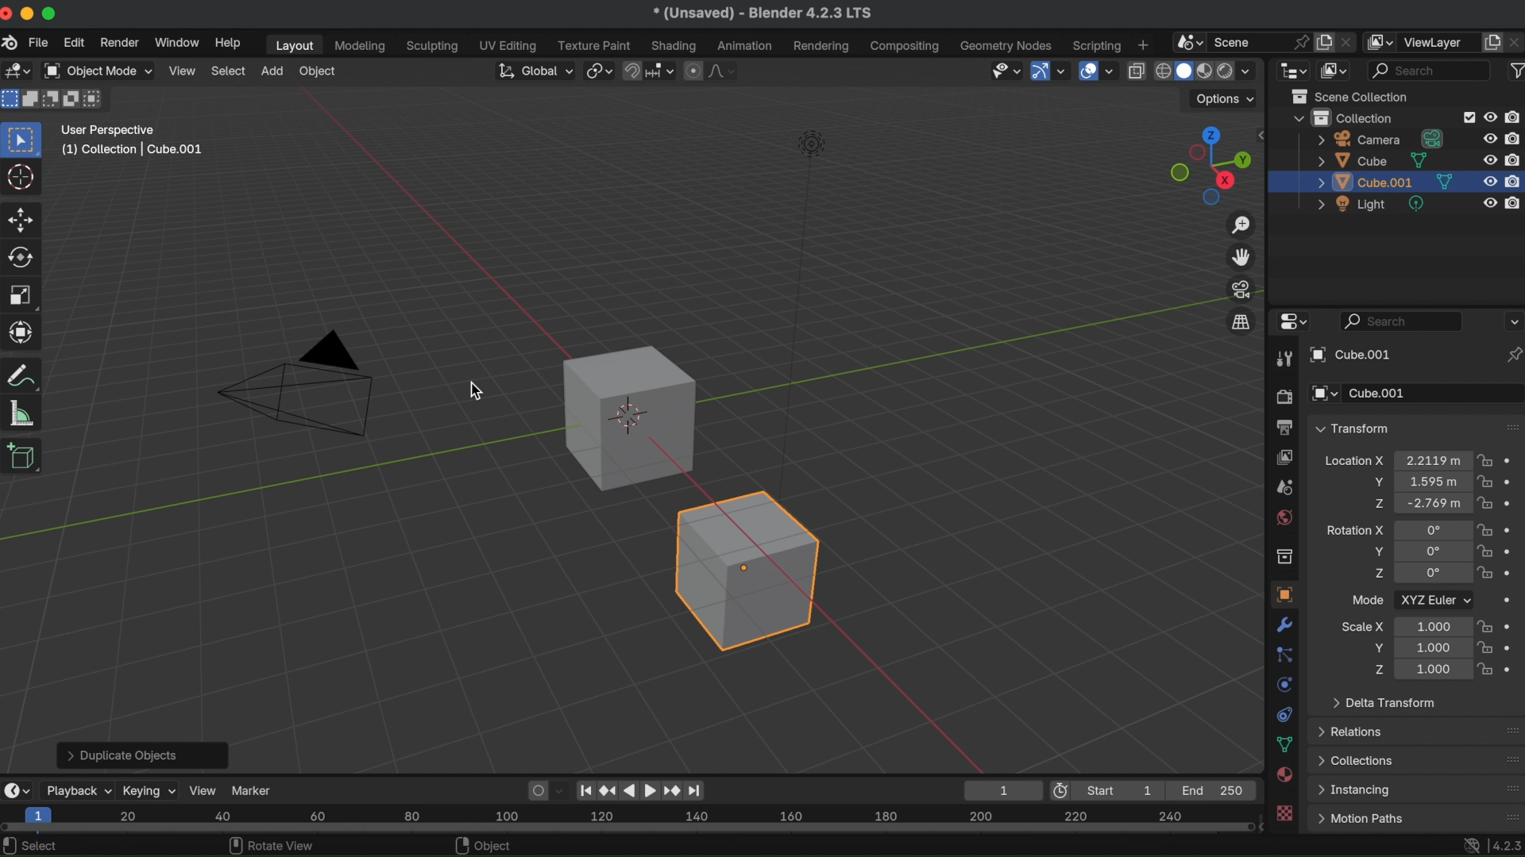 This screenshot has height=857, width=1525. Describe the element at coordinates (633, 69) in the screenshot. I see `snap` at that location.